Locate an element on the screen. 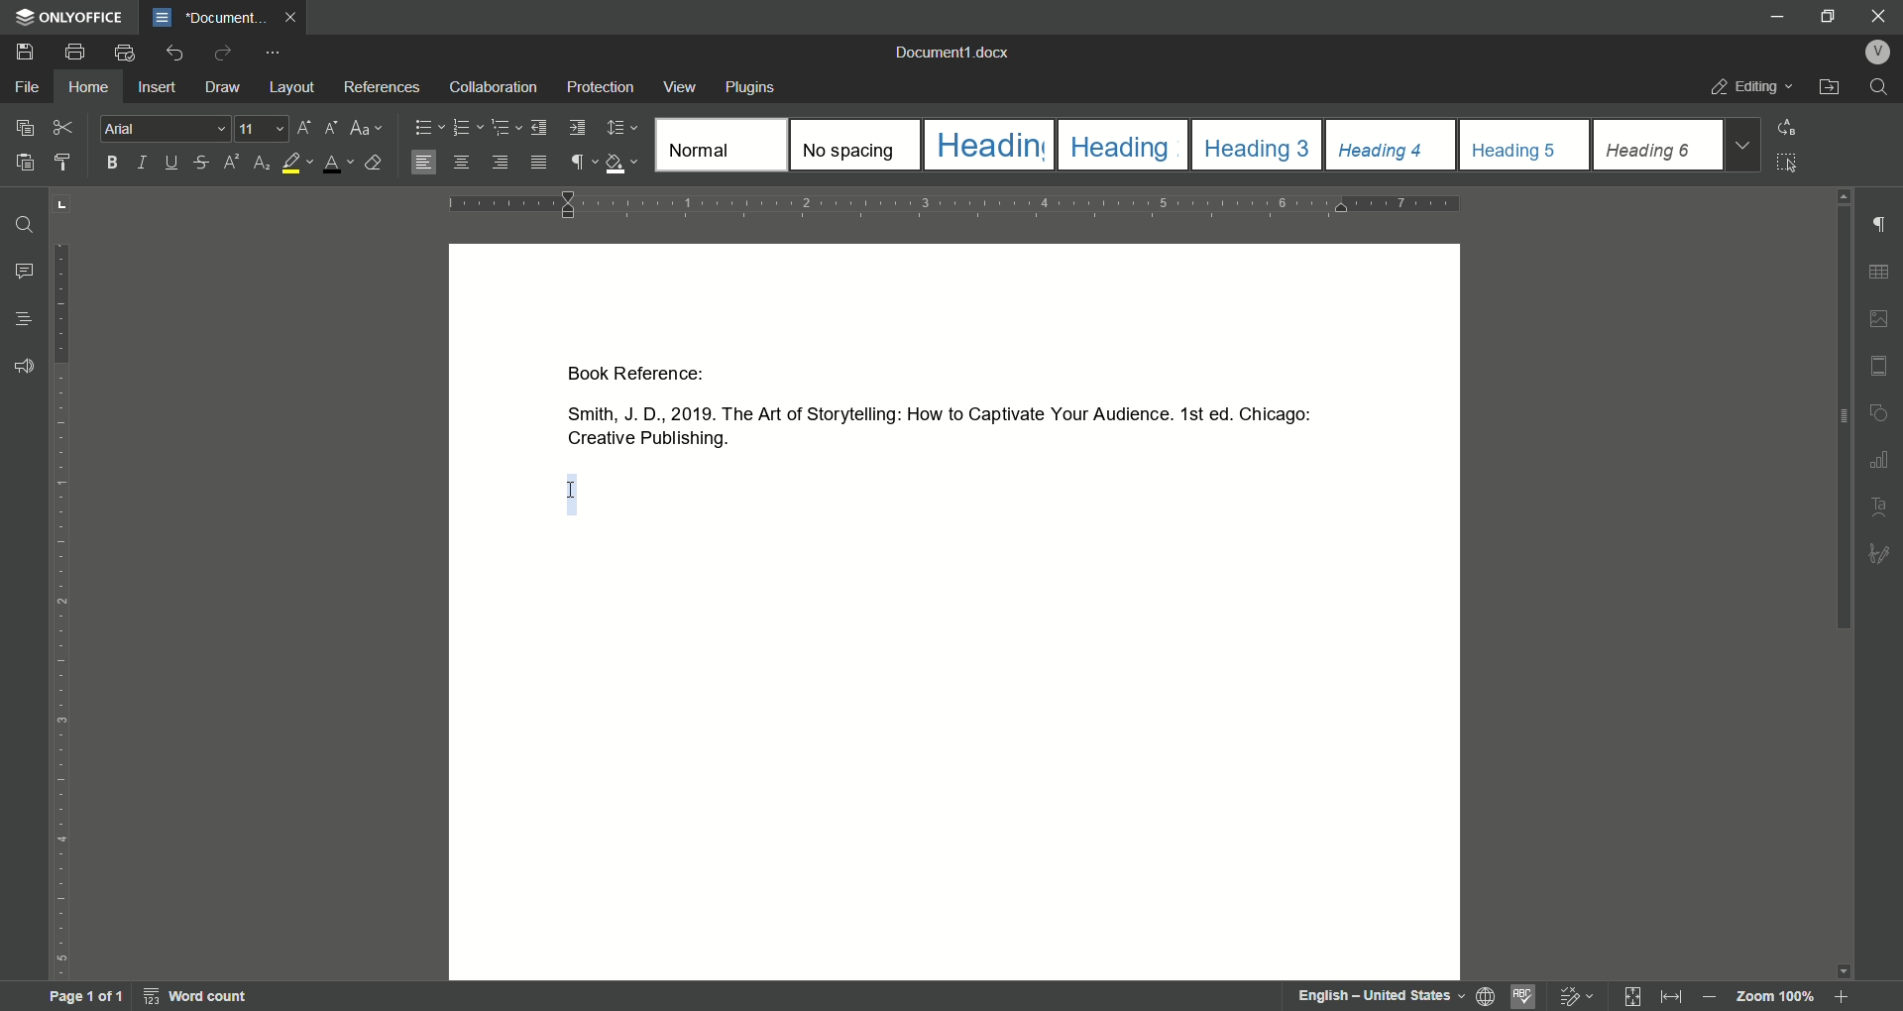 The width and height of the screenshot is (1903, 1011). document name is located at coordinates (952, 51).